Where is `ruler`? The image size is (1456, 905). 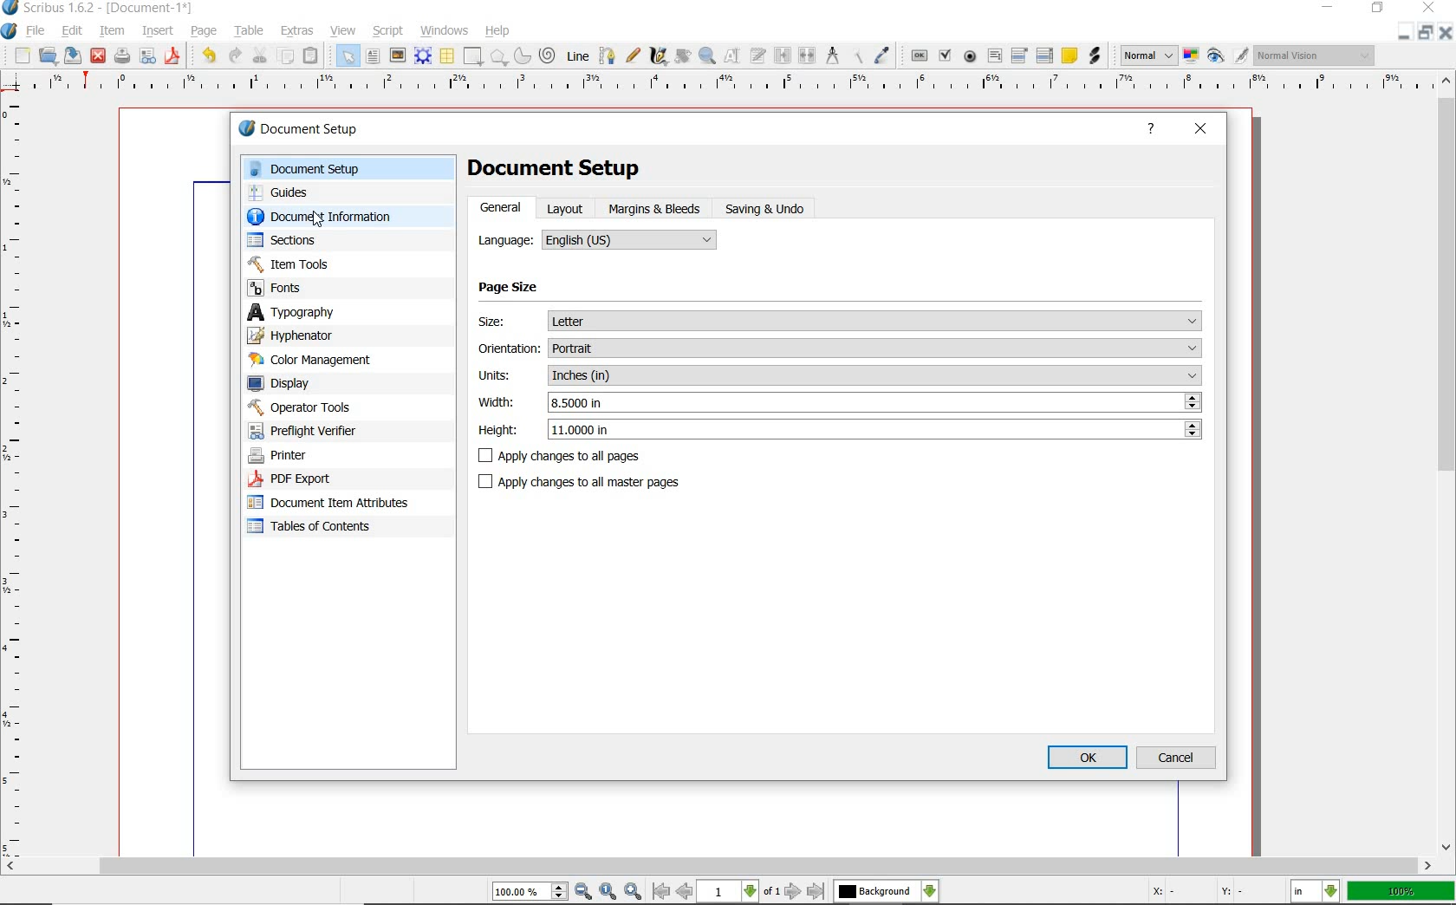 ruler is located at coordinates (735, 87).